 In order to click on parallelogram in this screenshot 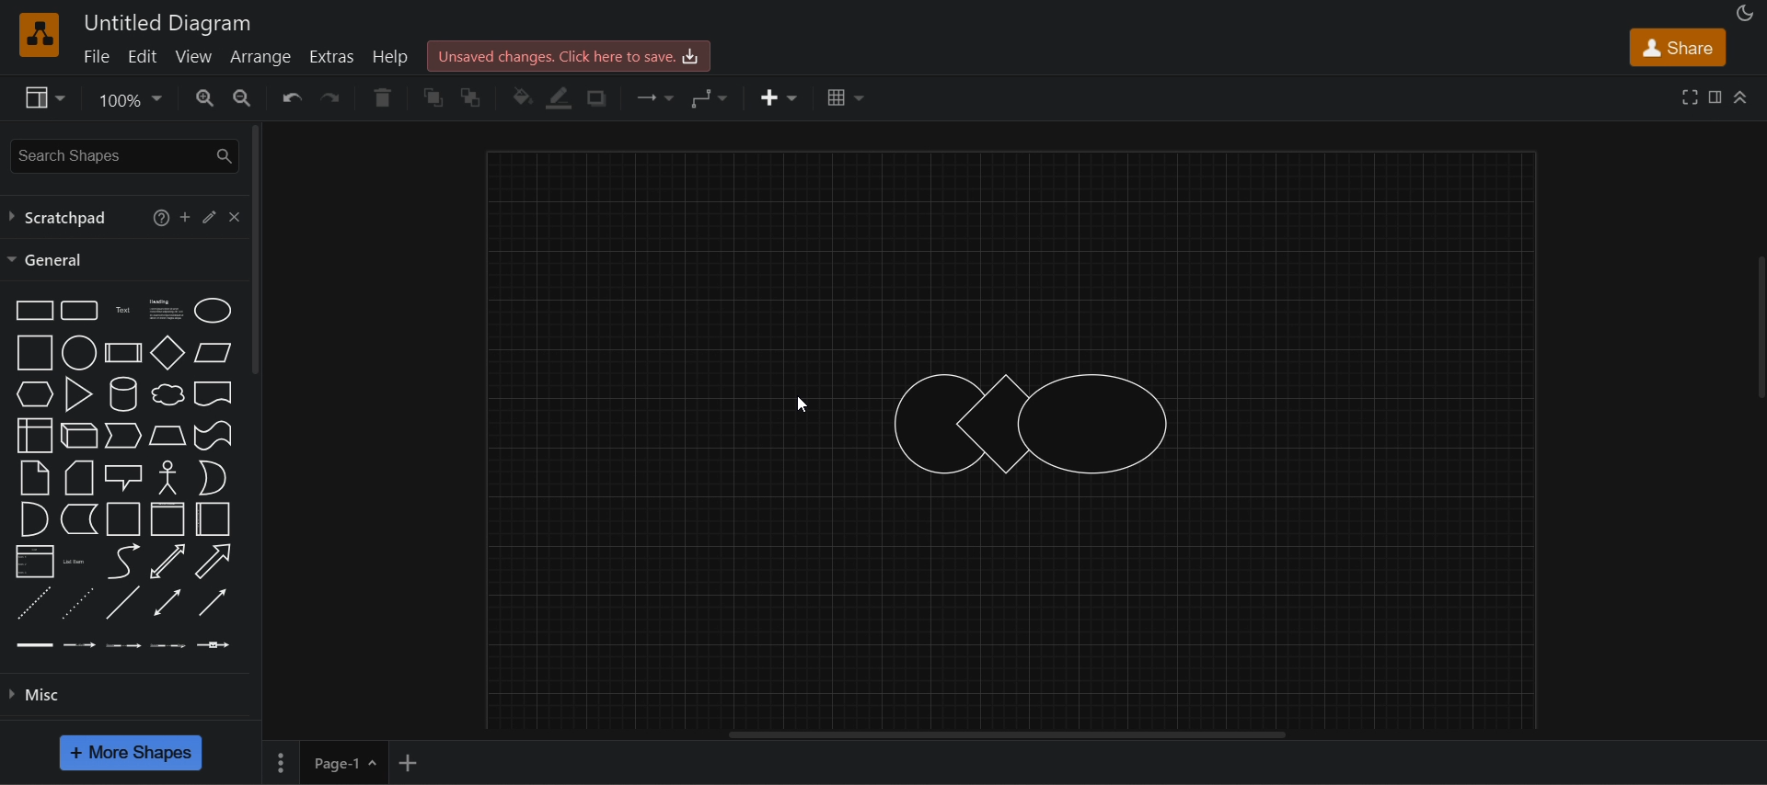, I will do `click(213, 352)`.